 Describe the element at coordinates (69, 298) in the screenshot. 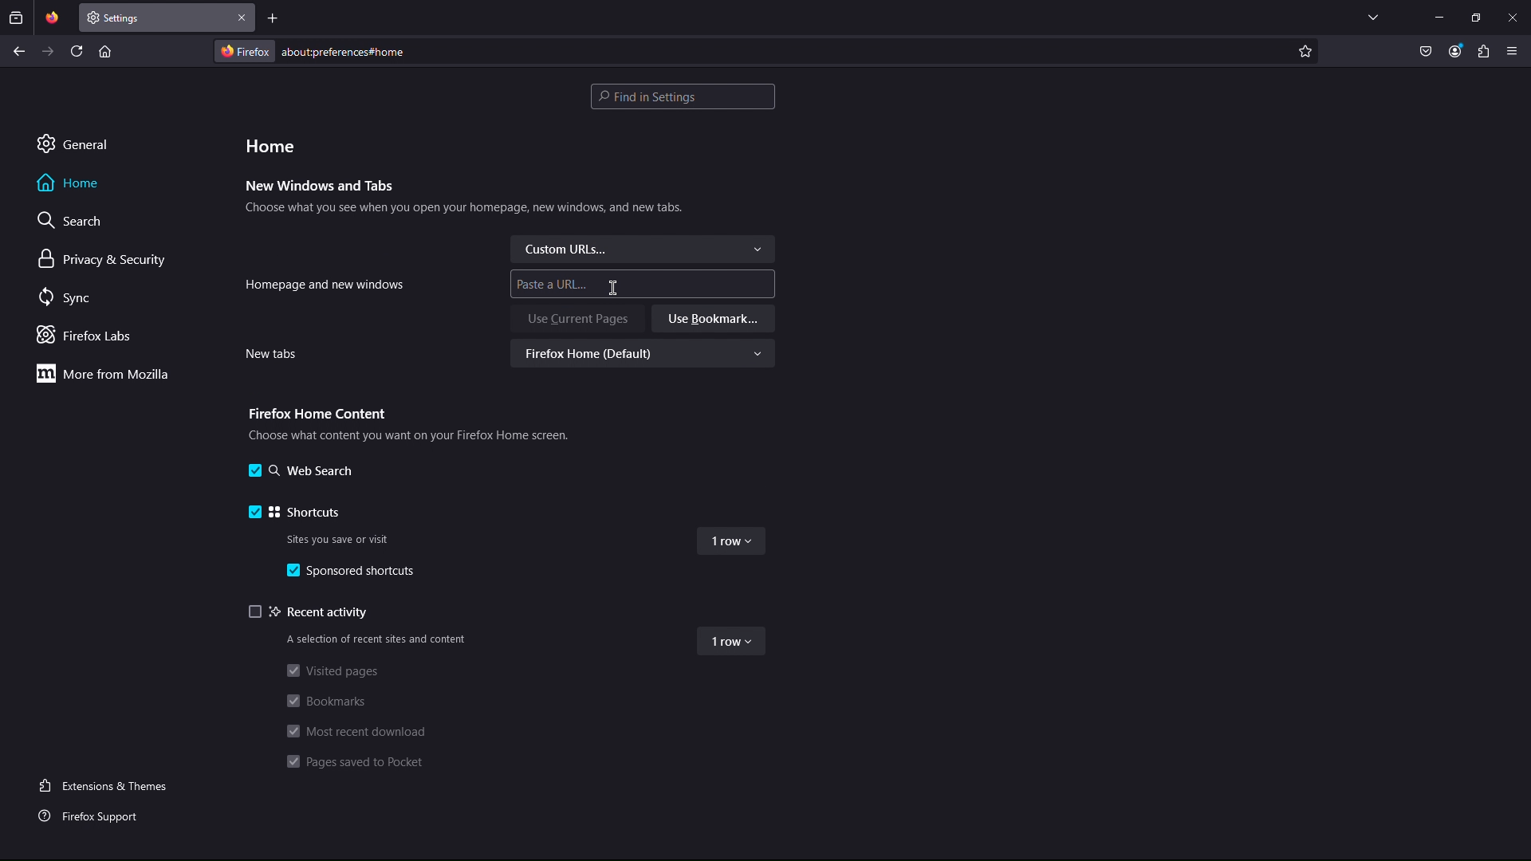

I see `Sync` at that location.